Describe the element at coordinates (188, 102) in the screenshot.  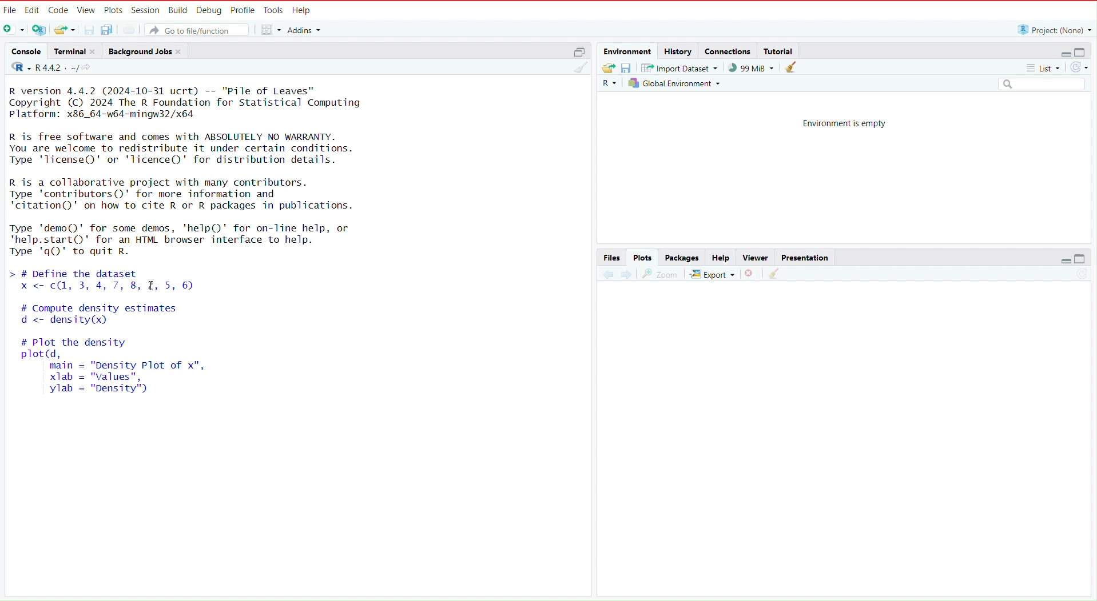
I see `R version 4.4.2 (2024-10-31 ucrt) -- "Pile of Leaves"
Copyright (C) 2024 The R Foundation for Statistical Computing
Platform: x86_64-w64-mingw32/x64` at that location.